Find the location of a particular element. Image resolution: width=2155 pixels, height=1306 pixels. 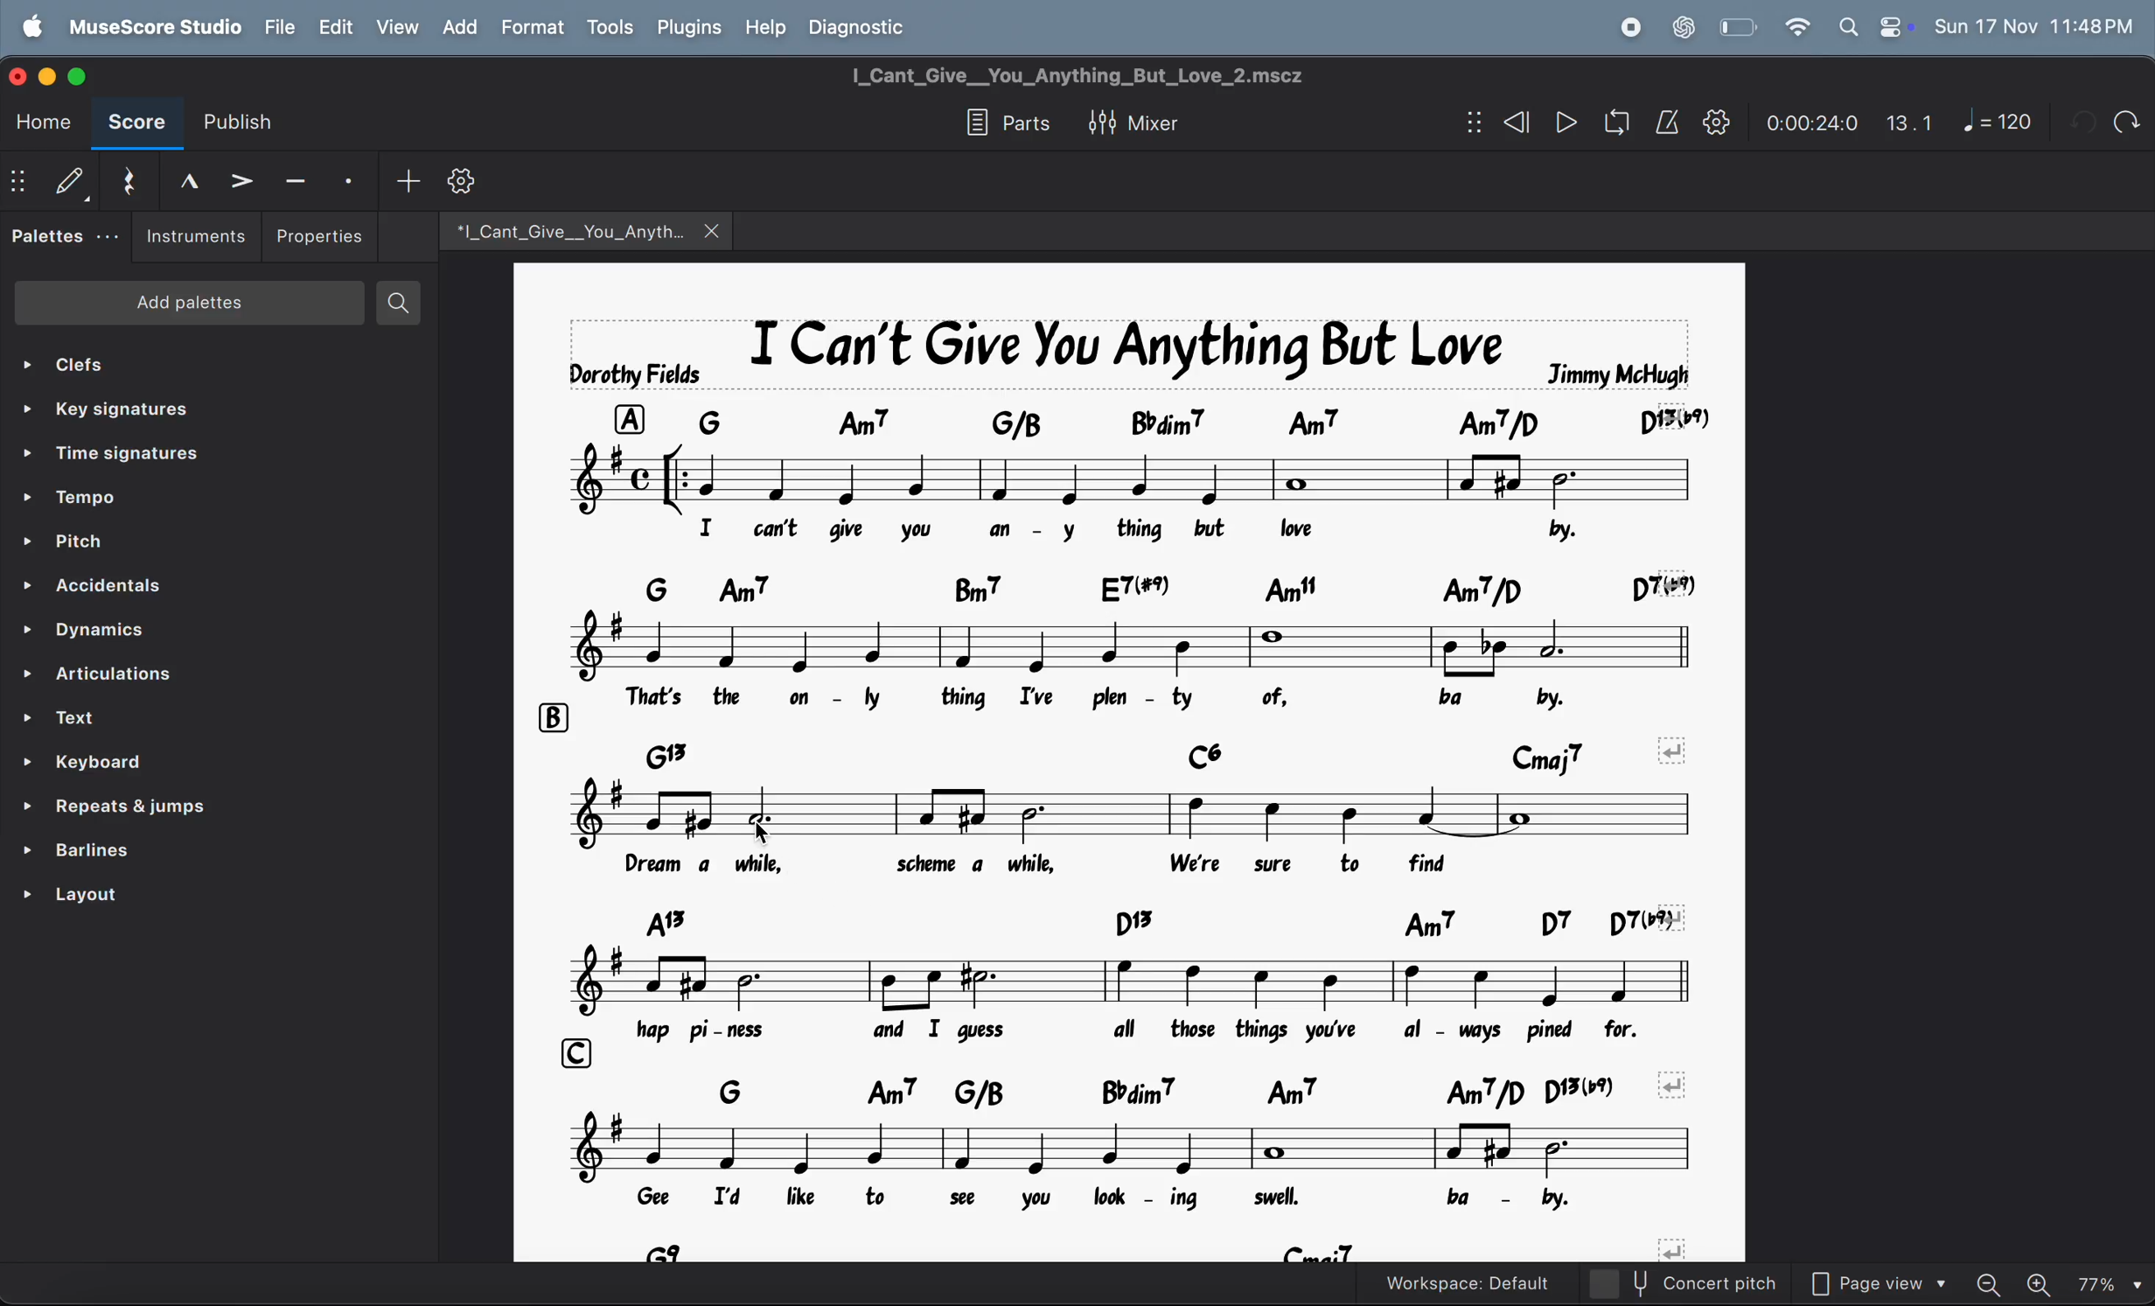

notes is located at coordinates (1124, 814).